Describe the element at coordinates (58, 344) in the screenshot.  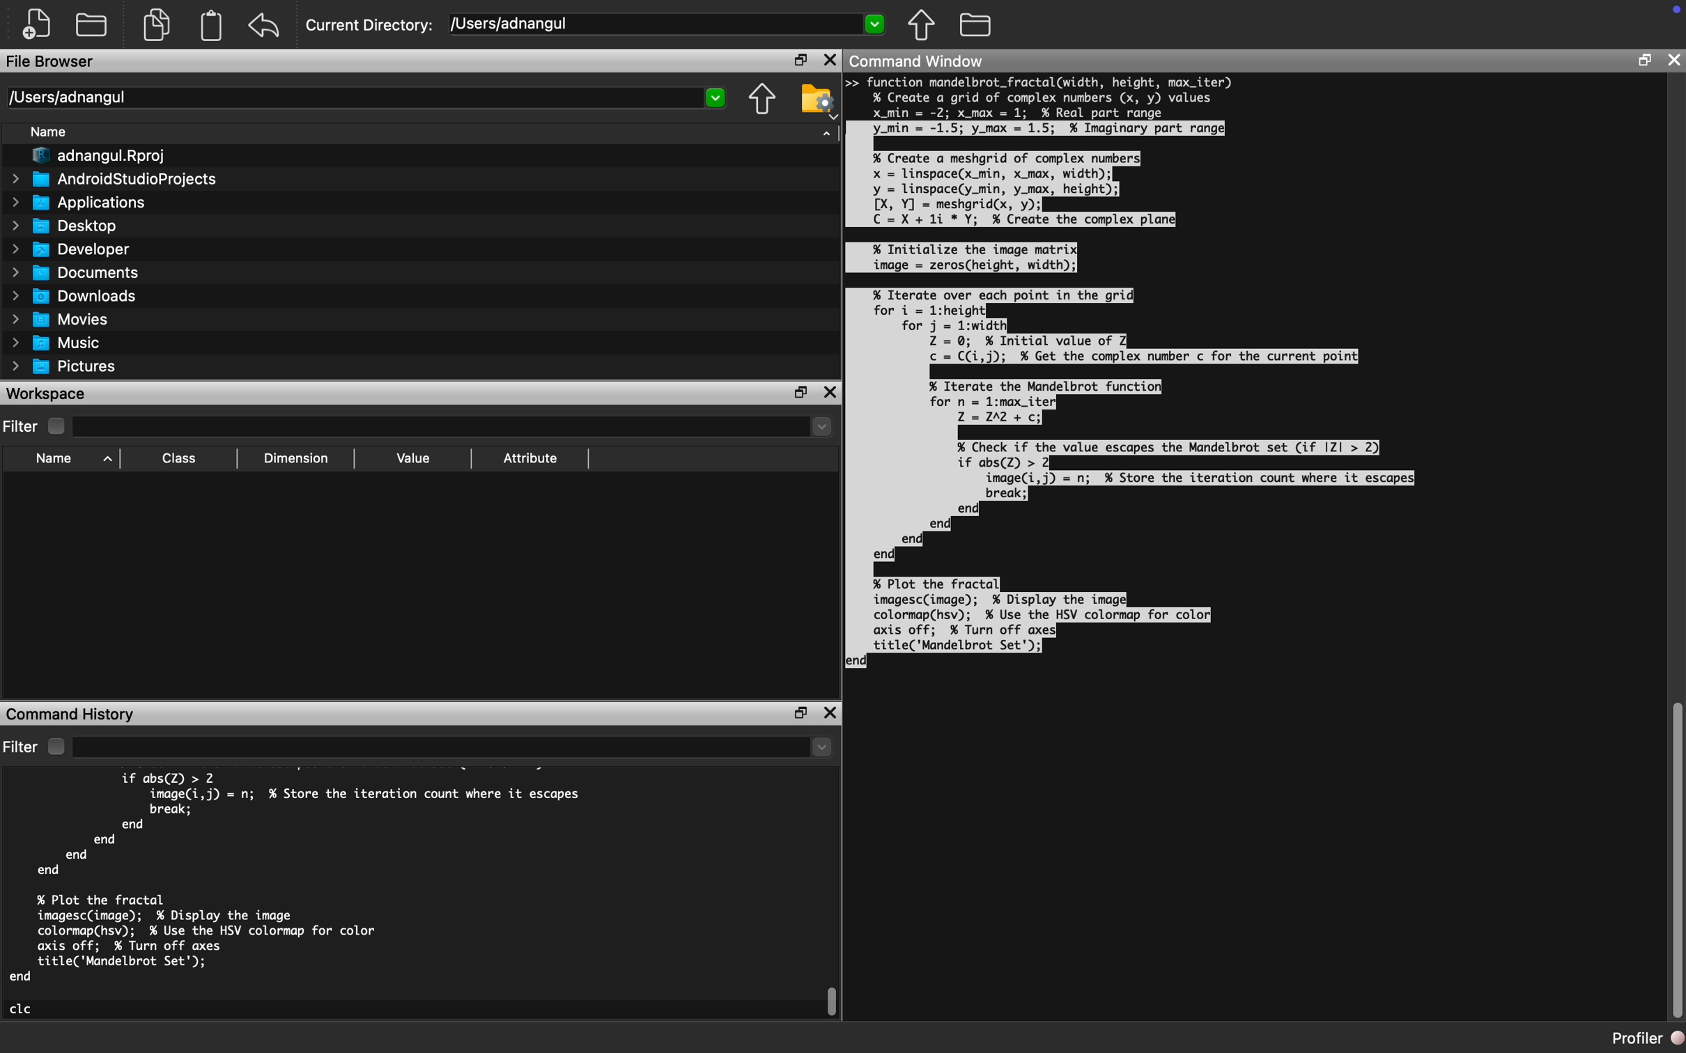
I see `Music` at that location.